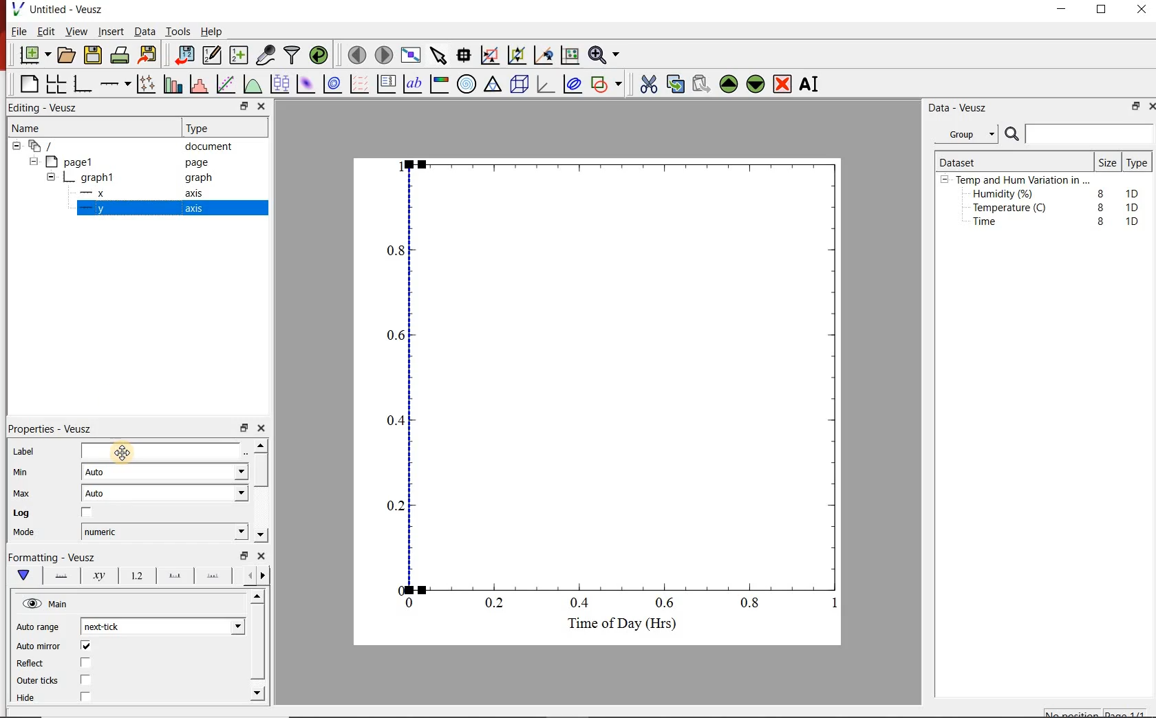 The width and height of the screenshot is (1156, 718). I want to click on Help, so click(213, 30).